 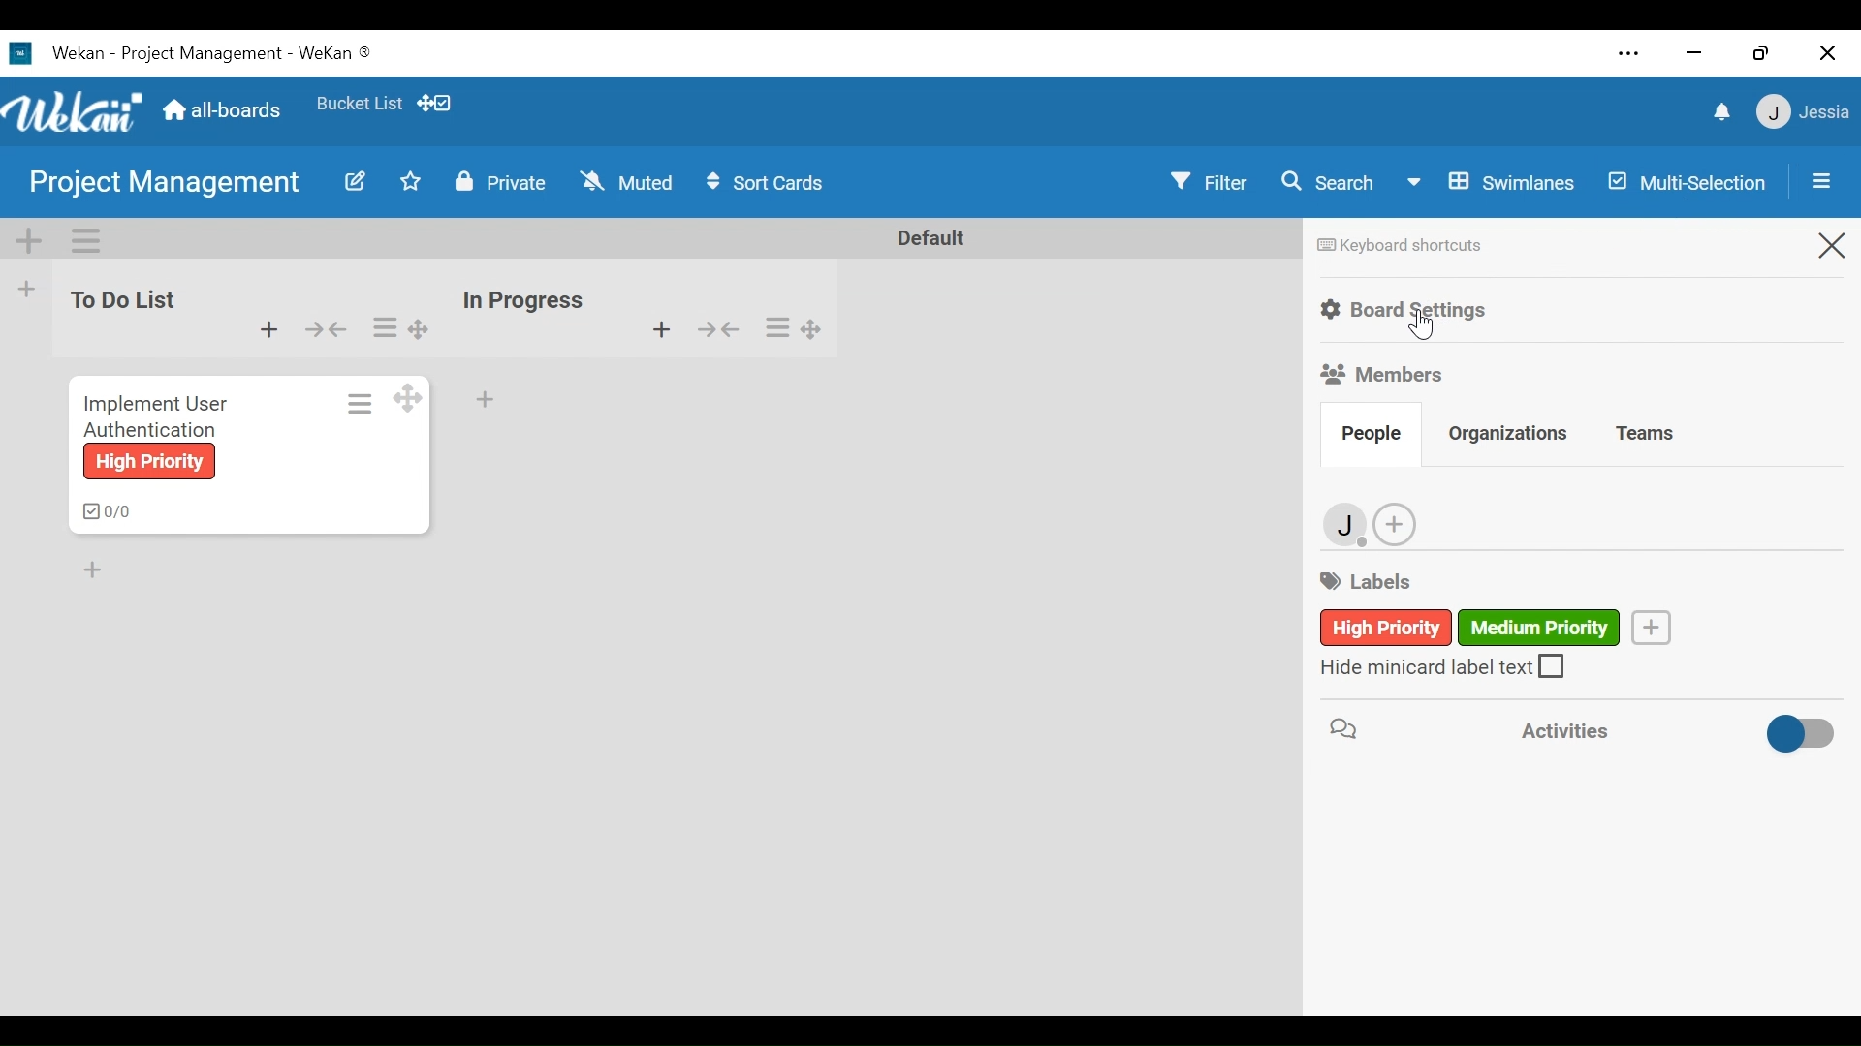 I want to click on Drag handles, so click(x=422, y=328).